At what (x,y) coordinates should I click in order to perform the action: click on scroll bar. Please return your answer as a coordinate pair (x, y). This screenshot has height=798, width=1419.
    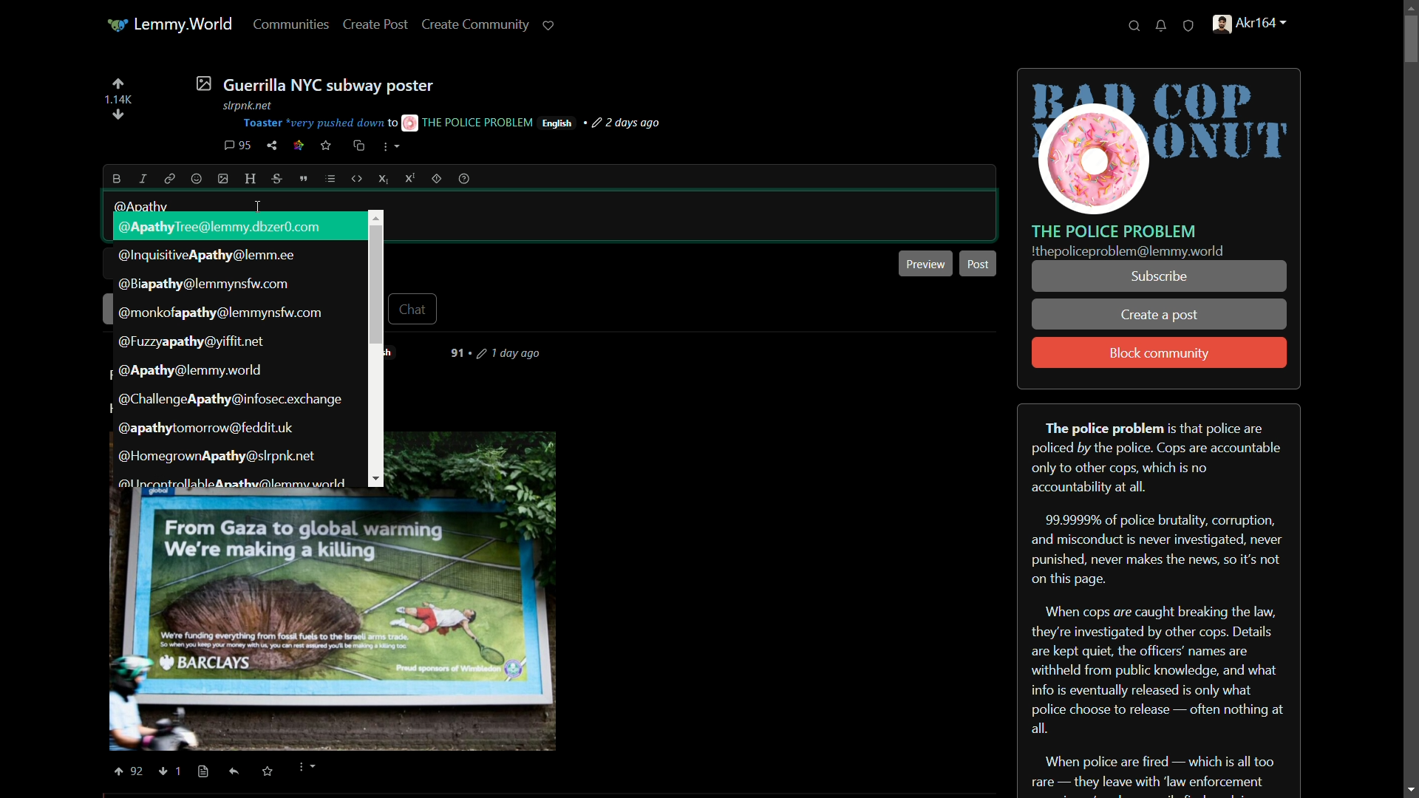
    Looking at the image, I should click on (1409, 400).